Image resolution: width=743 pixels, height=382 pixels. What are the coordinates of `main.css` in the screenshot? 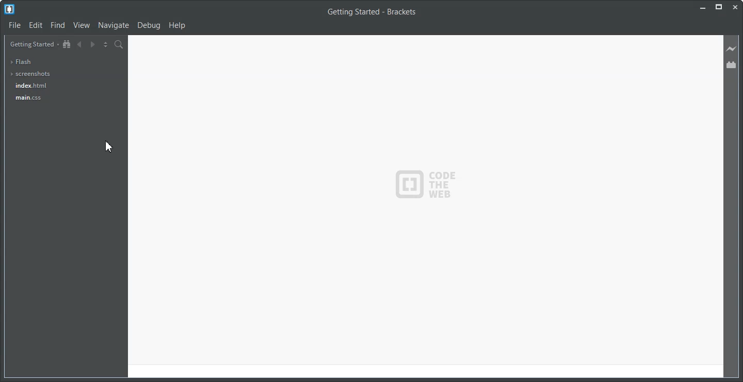 It's located at (28, 98).